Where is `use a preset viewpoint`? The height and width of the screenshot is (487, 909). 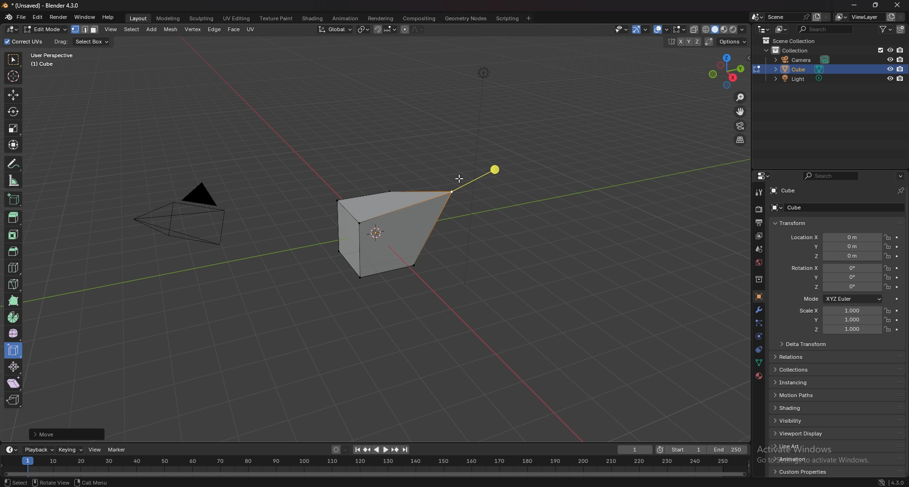
use a preset viewpoint is located at coordinates (727, 71).